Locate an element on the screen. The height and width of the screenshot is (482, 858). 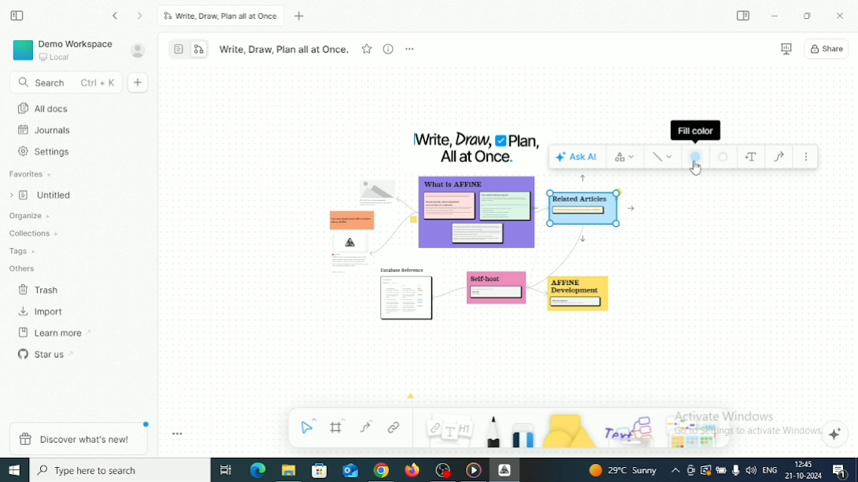
Speakers is located at coordinates (751, 469).